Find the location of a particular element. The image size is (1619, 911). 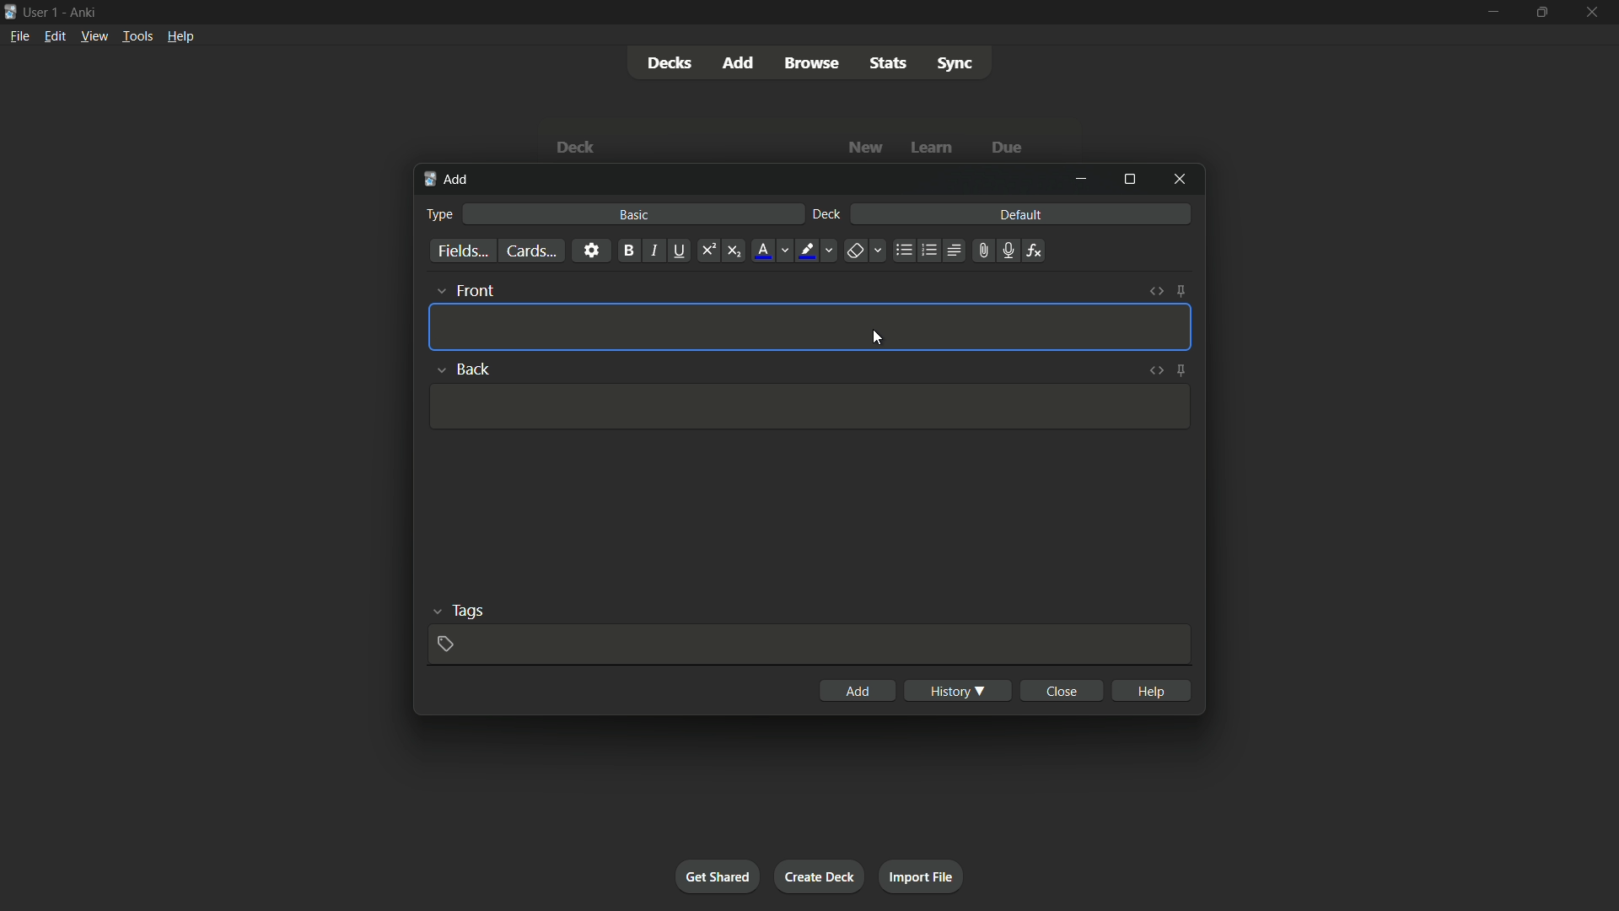

close is located at coordinates (1064, 690).